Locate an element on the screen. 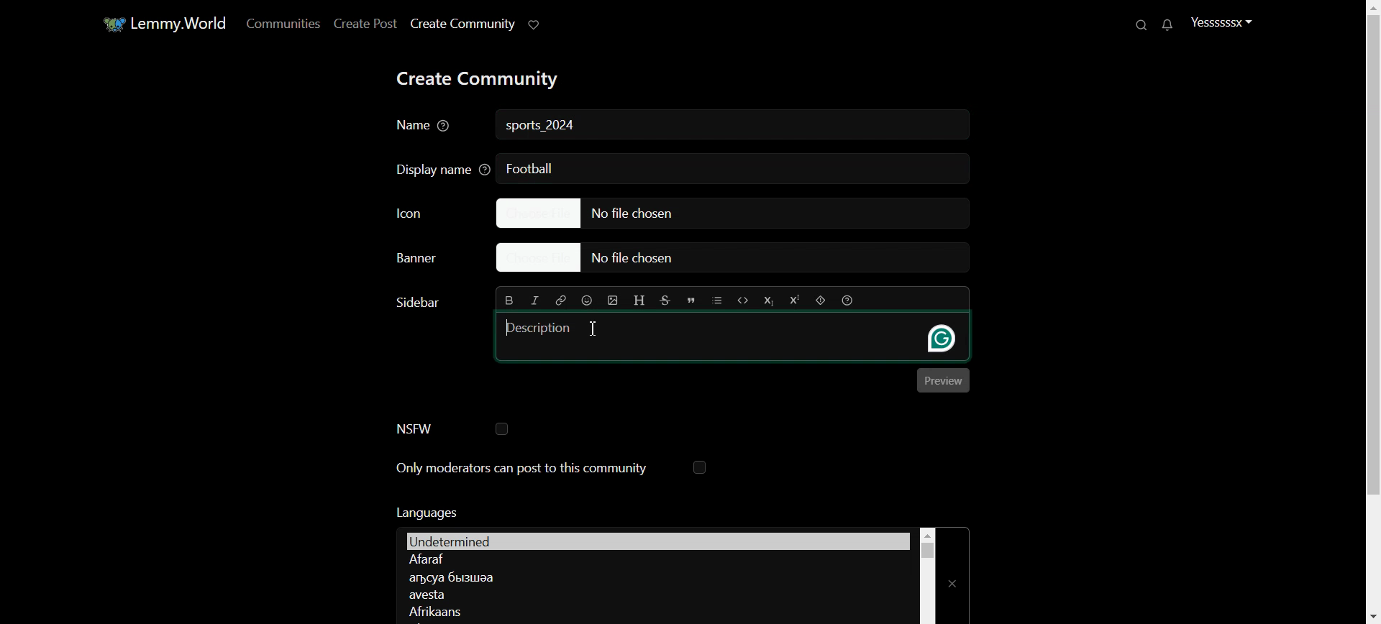  Quote is located at coordinates (691, 300).